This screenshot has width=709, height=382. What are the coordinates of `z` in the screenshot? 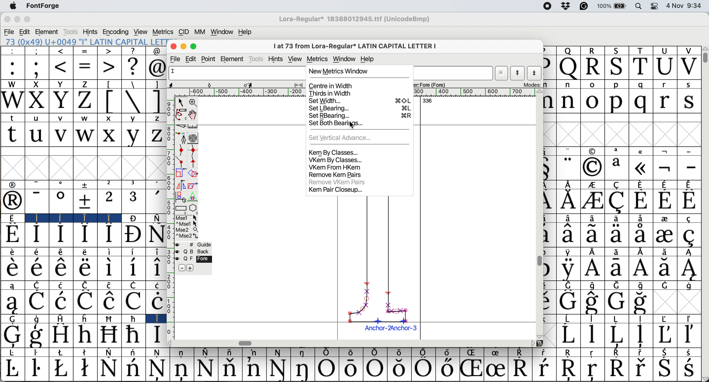 It's located at (155, 136).